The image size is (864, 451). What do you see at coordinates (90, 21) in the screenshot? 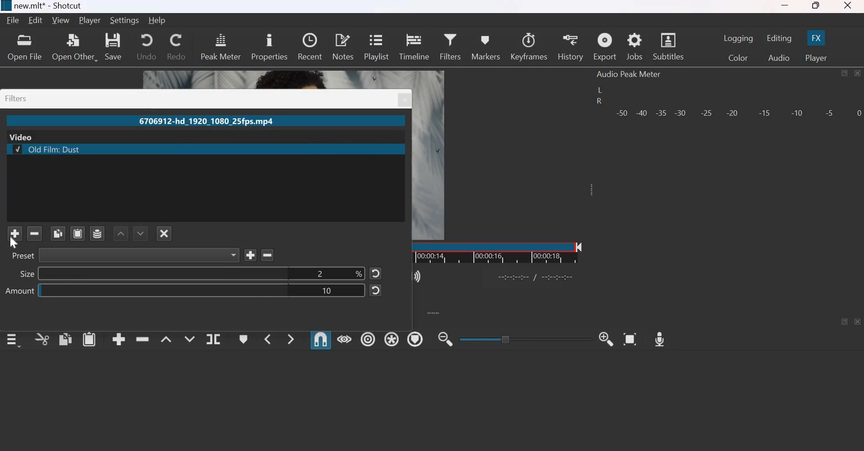
I see `Player` at bounding box center [90, 21].